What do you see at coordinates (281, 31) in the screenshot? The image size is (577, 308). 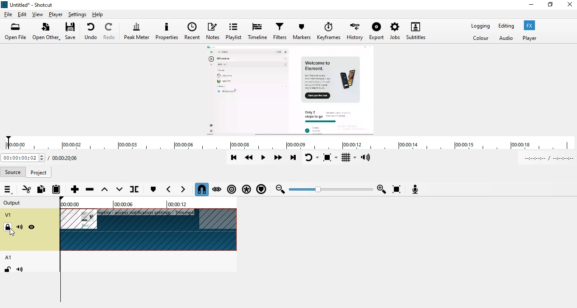 I see `filters` at bounding box center [281, 31].